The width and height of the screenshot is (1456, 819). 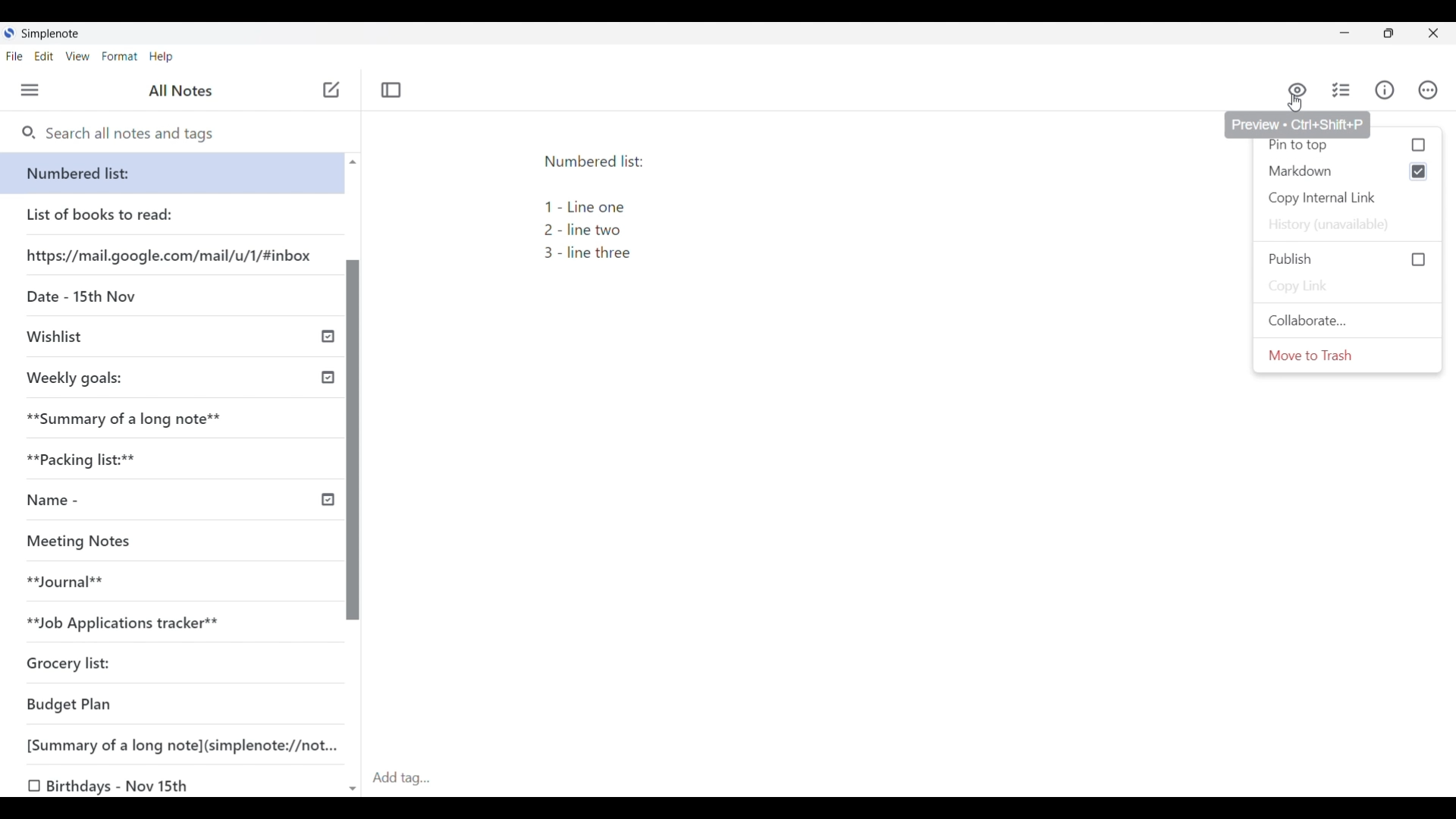 What do you see at coordinates (1348, 224) in the screenshot?
I see `History` at bounding box center [1348, 224].